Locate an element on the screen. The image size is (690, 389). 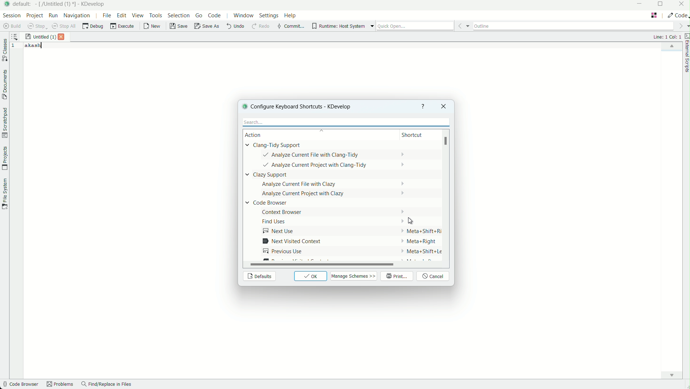
commit is located at coordinates (291, 27).